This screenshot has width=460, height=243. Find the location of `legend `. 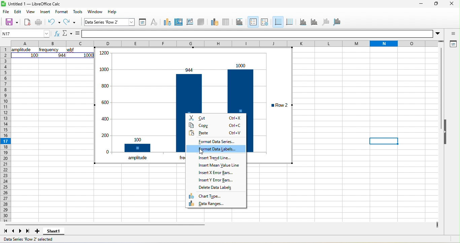

legend  is located at coordinates (265, 23).